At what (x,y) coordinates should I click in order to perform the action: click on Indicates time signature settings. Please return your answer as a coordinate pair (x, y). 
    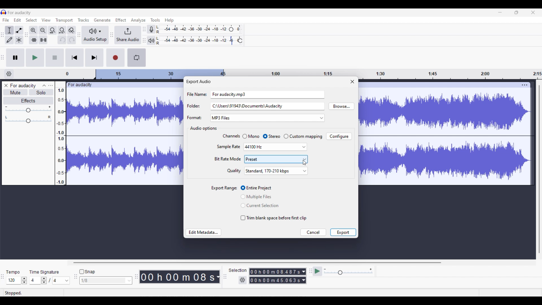
    Looking at the image, I should click on (44, 272).